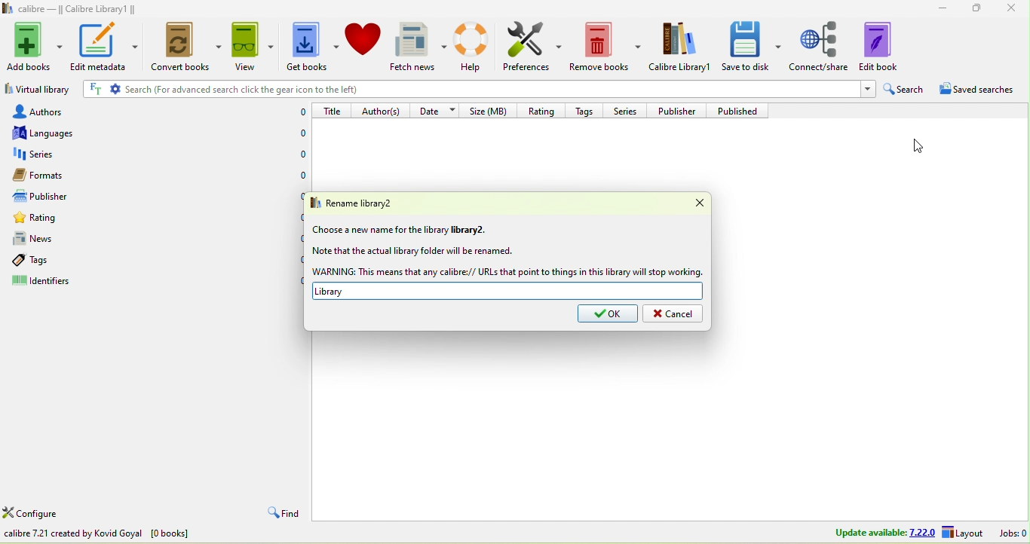 The image size is (1030, 544). Describe the element at coordinates (507, 272) in the screenshot. I see `warning: this means that any calibre/ urls that point to things in this library will stop working.` at that location.